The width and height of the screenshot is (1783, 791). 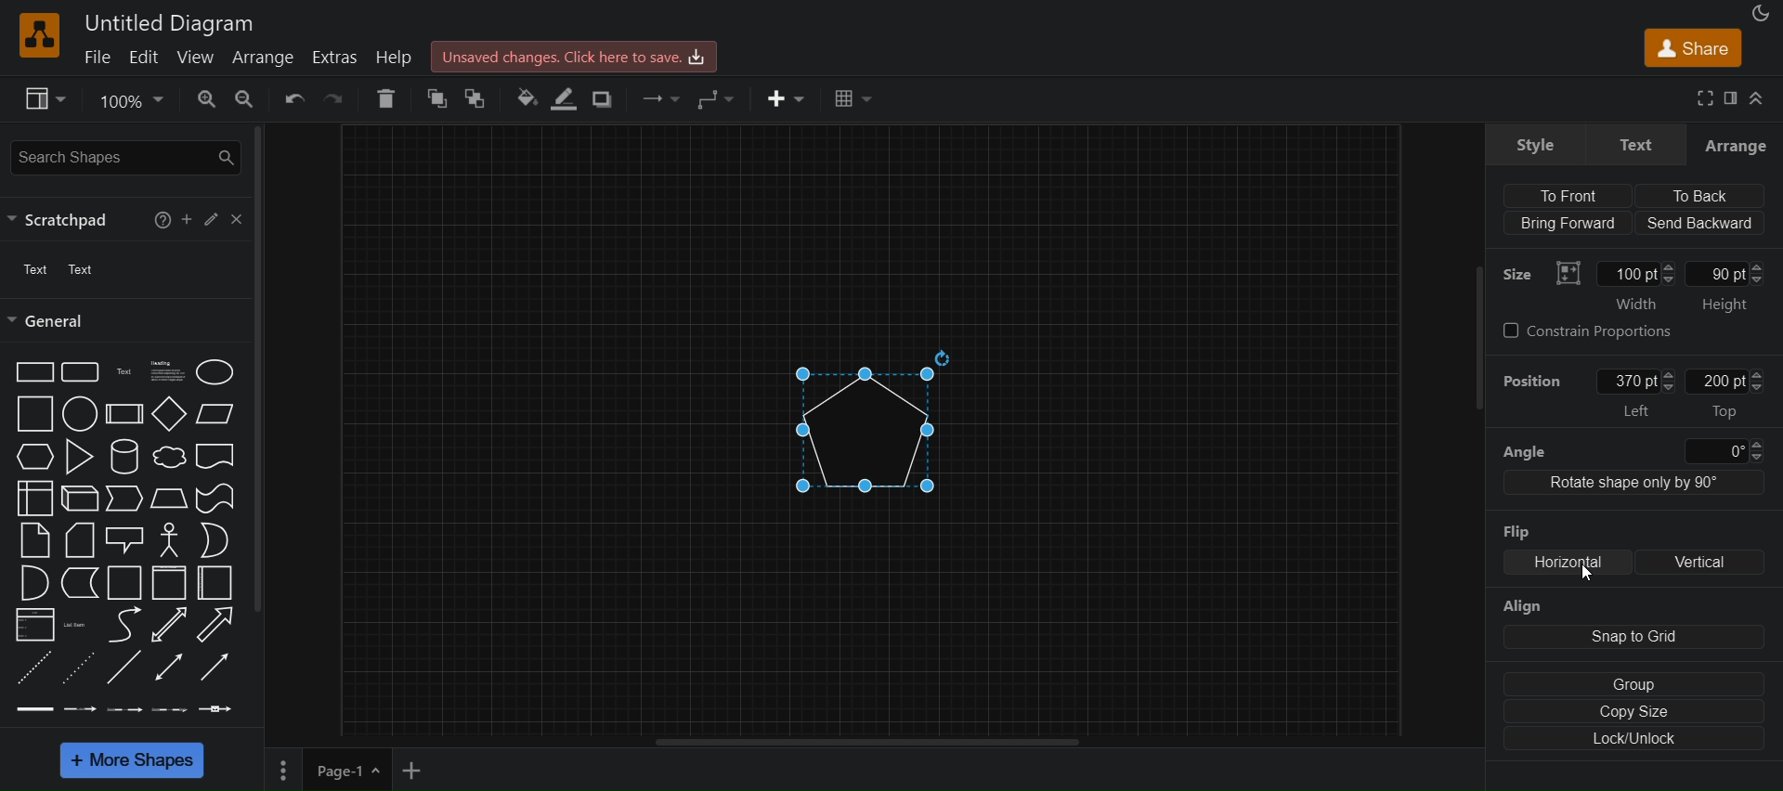 What do you see at coordinates (1756, 381) in the screenshot?
I see `Increase/Decrease top position` at bounding box center [1756, 381].